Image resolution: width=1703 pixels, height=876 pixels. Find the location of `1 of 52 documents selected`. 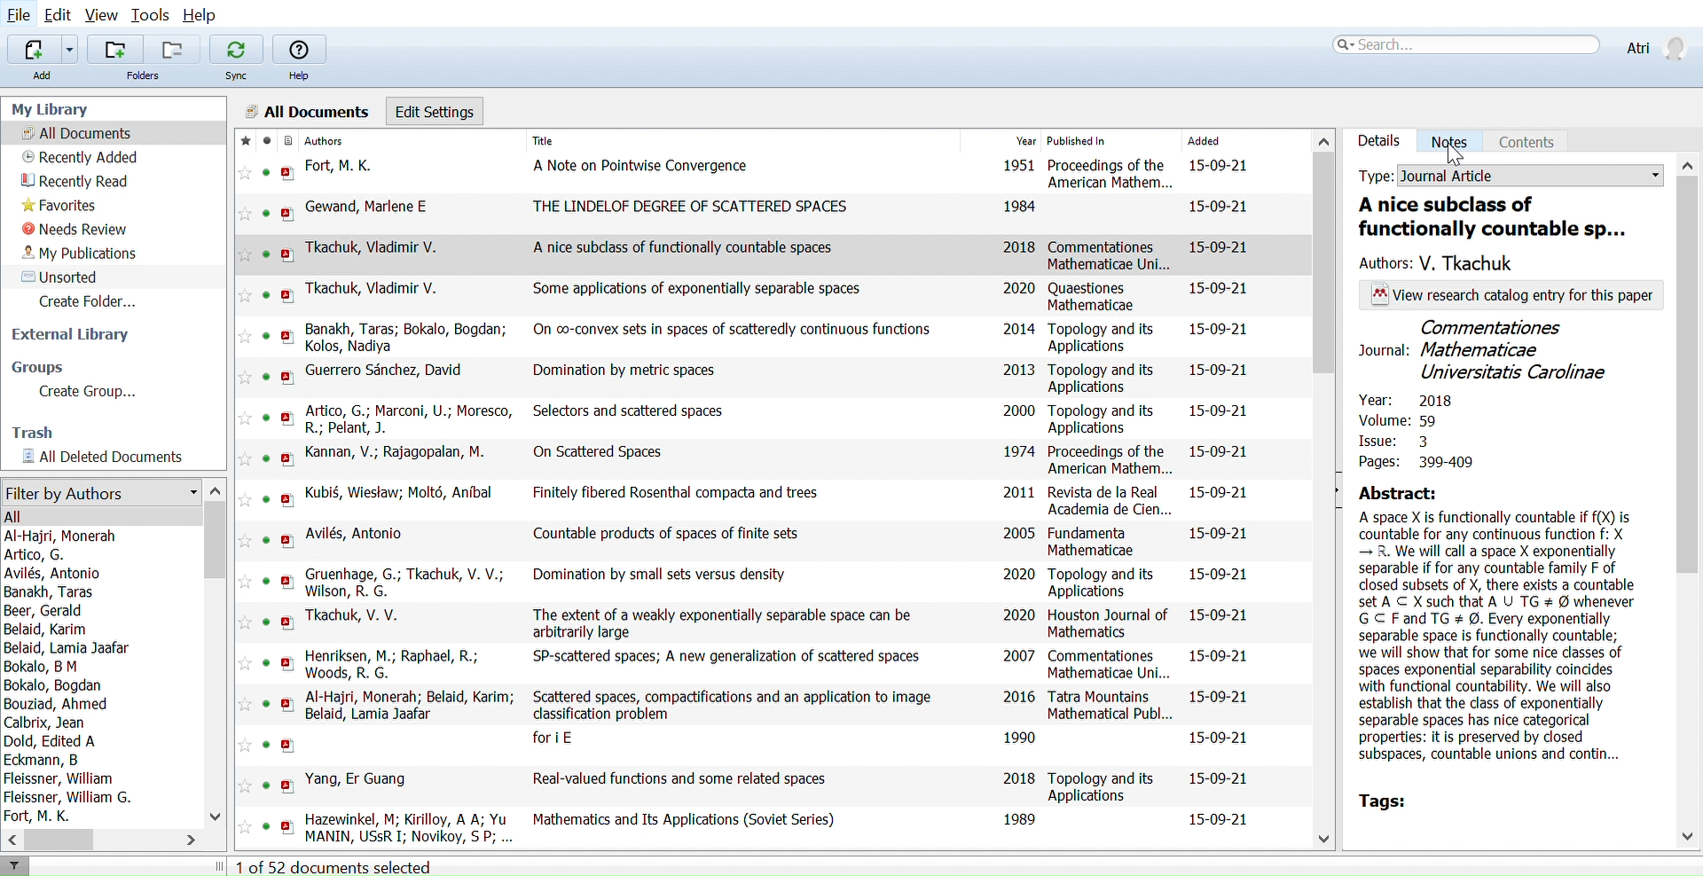

1 of 52 documents selected is located at coordinates (343, 865).